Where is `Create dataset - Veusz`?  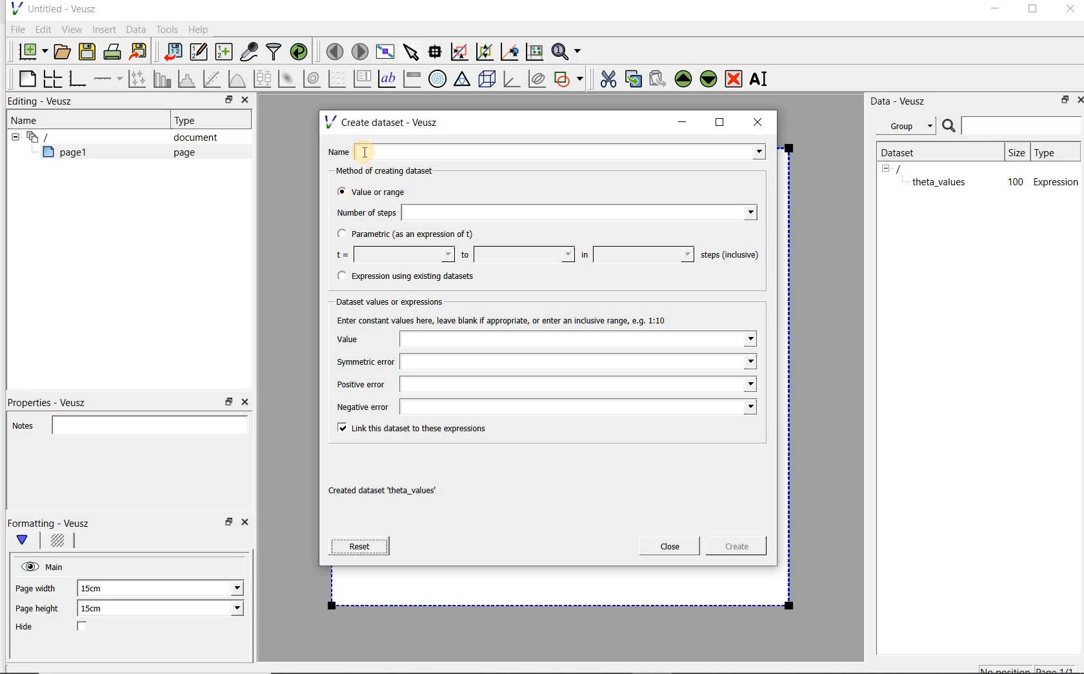
Create dataset - Veusz is located at coordinates (383, 122).